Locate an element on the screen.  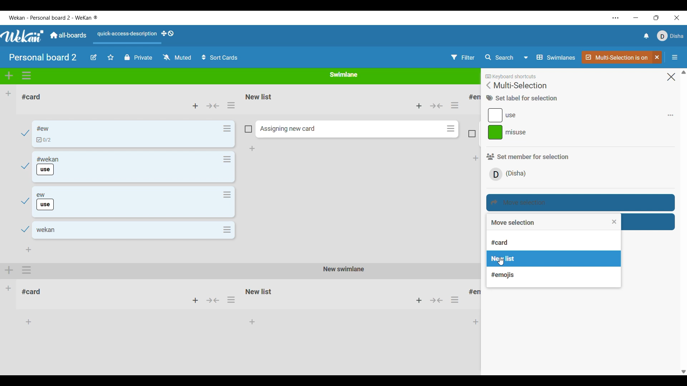
Sort cards is located at coordinates (220, 58).